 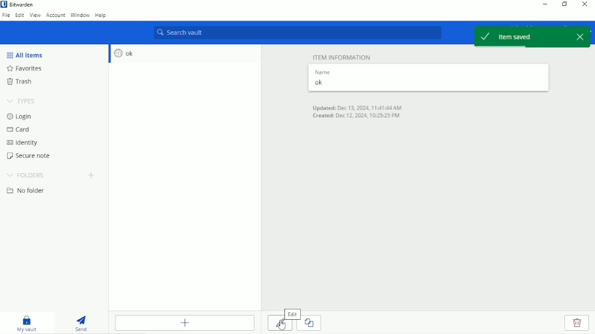 I want to click on Favorites, so click(x=31, y=69).